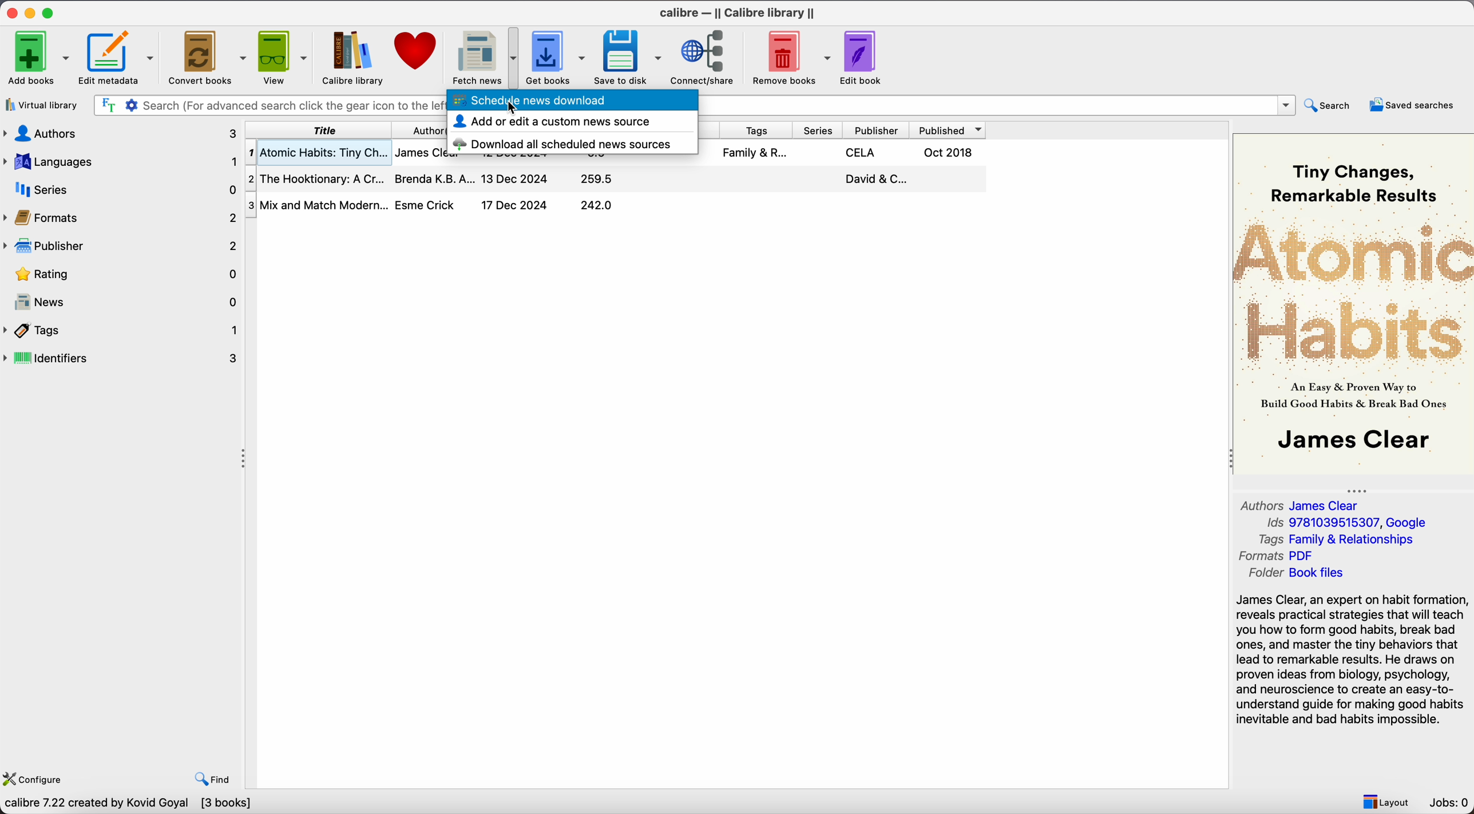 The image size is (1474, 814). What do you see at coordinates (122, 189) in the screenshot?
I see `series` at bounding box center [122, 189].